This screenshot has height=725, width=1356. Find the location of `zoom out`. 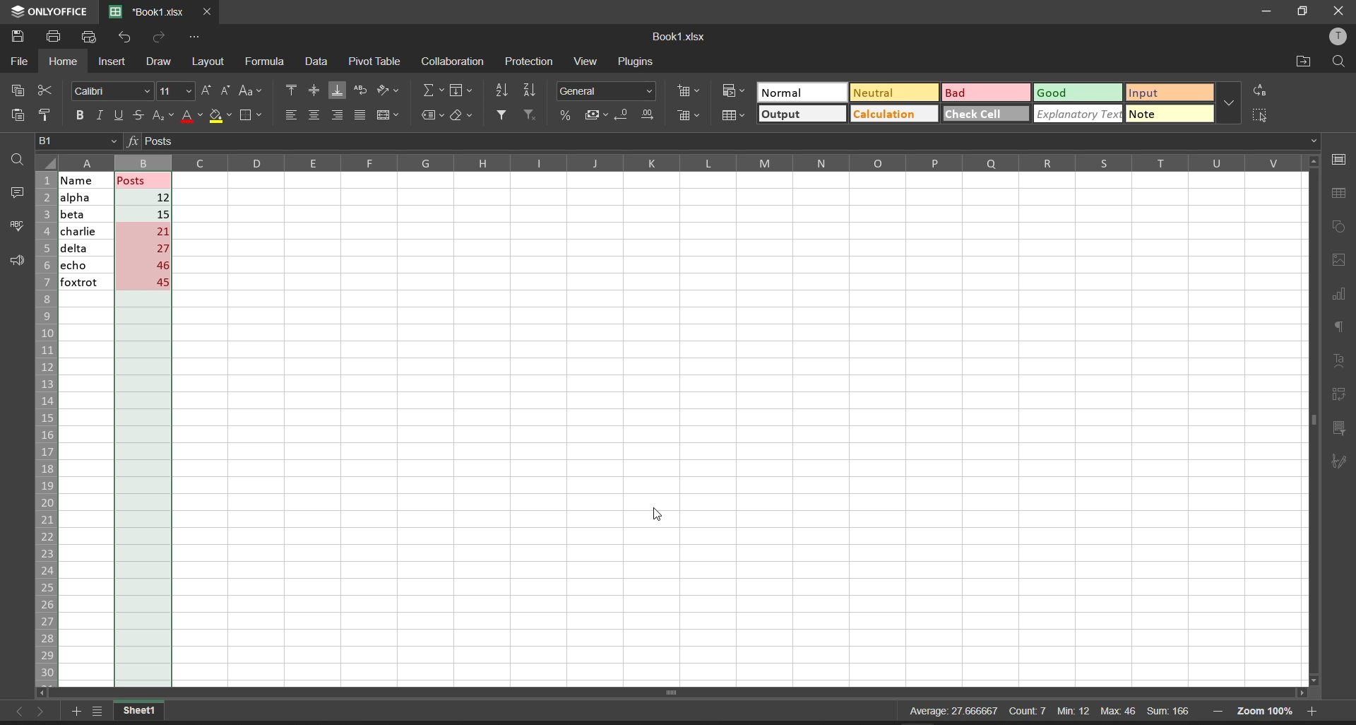

zoom out is located at coordinates (1218, 710).